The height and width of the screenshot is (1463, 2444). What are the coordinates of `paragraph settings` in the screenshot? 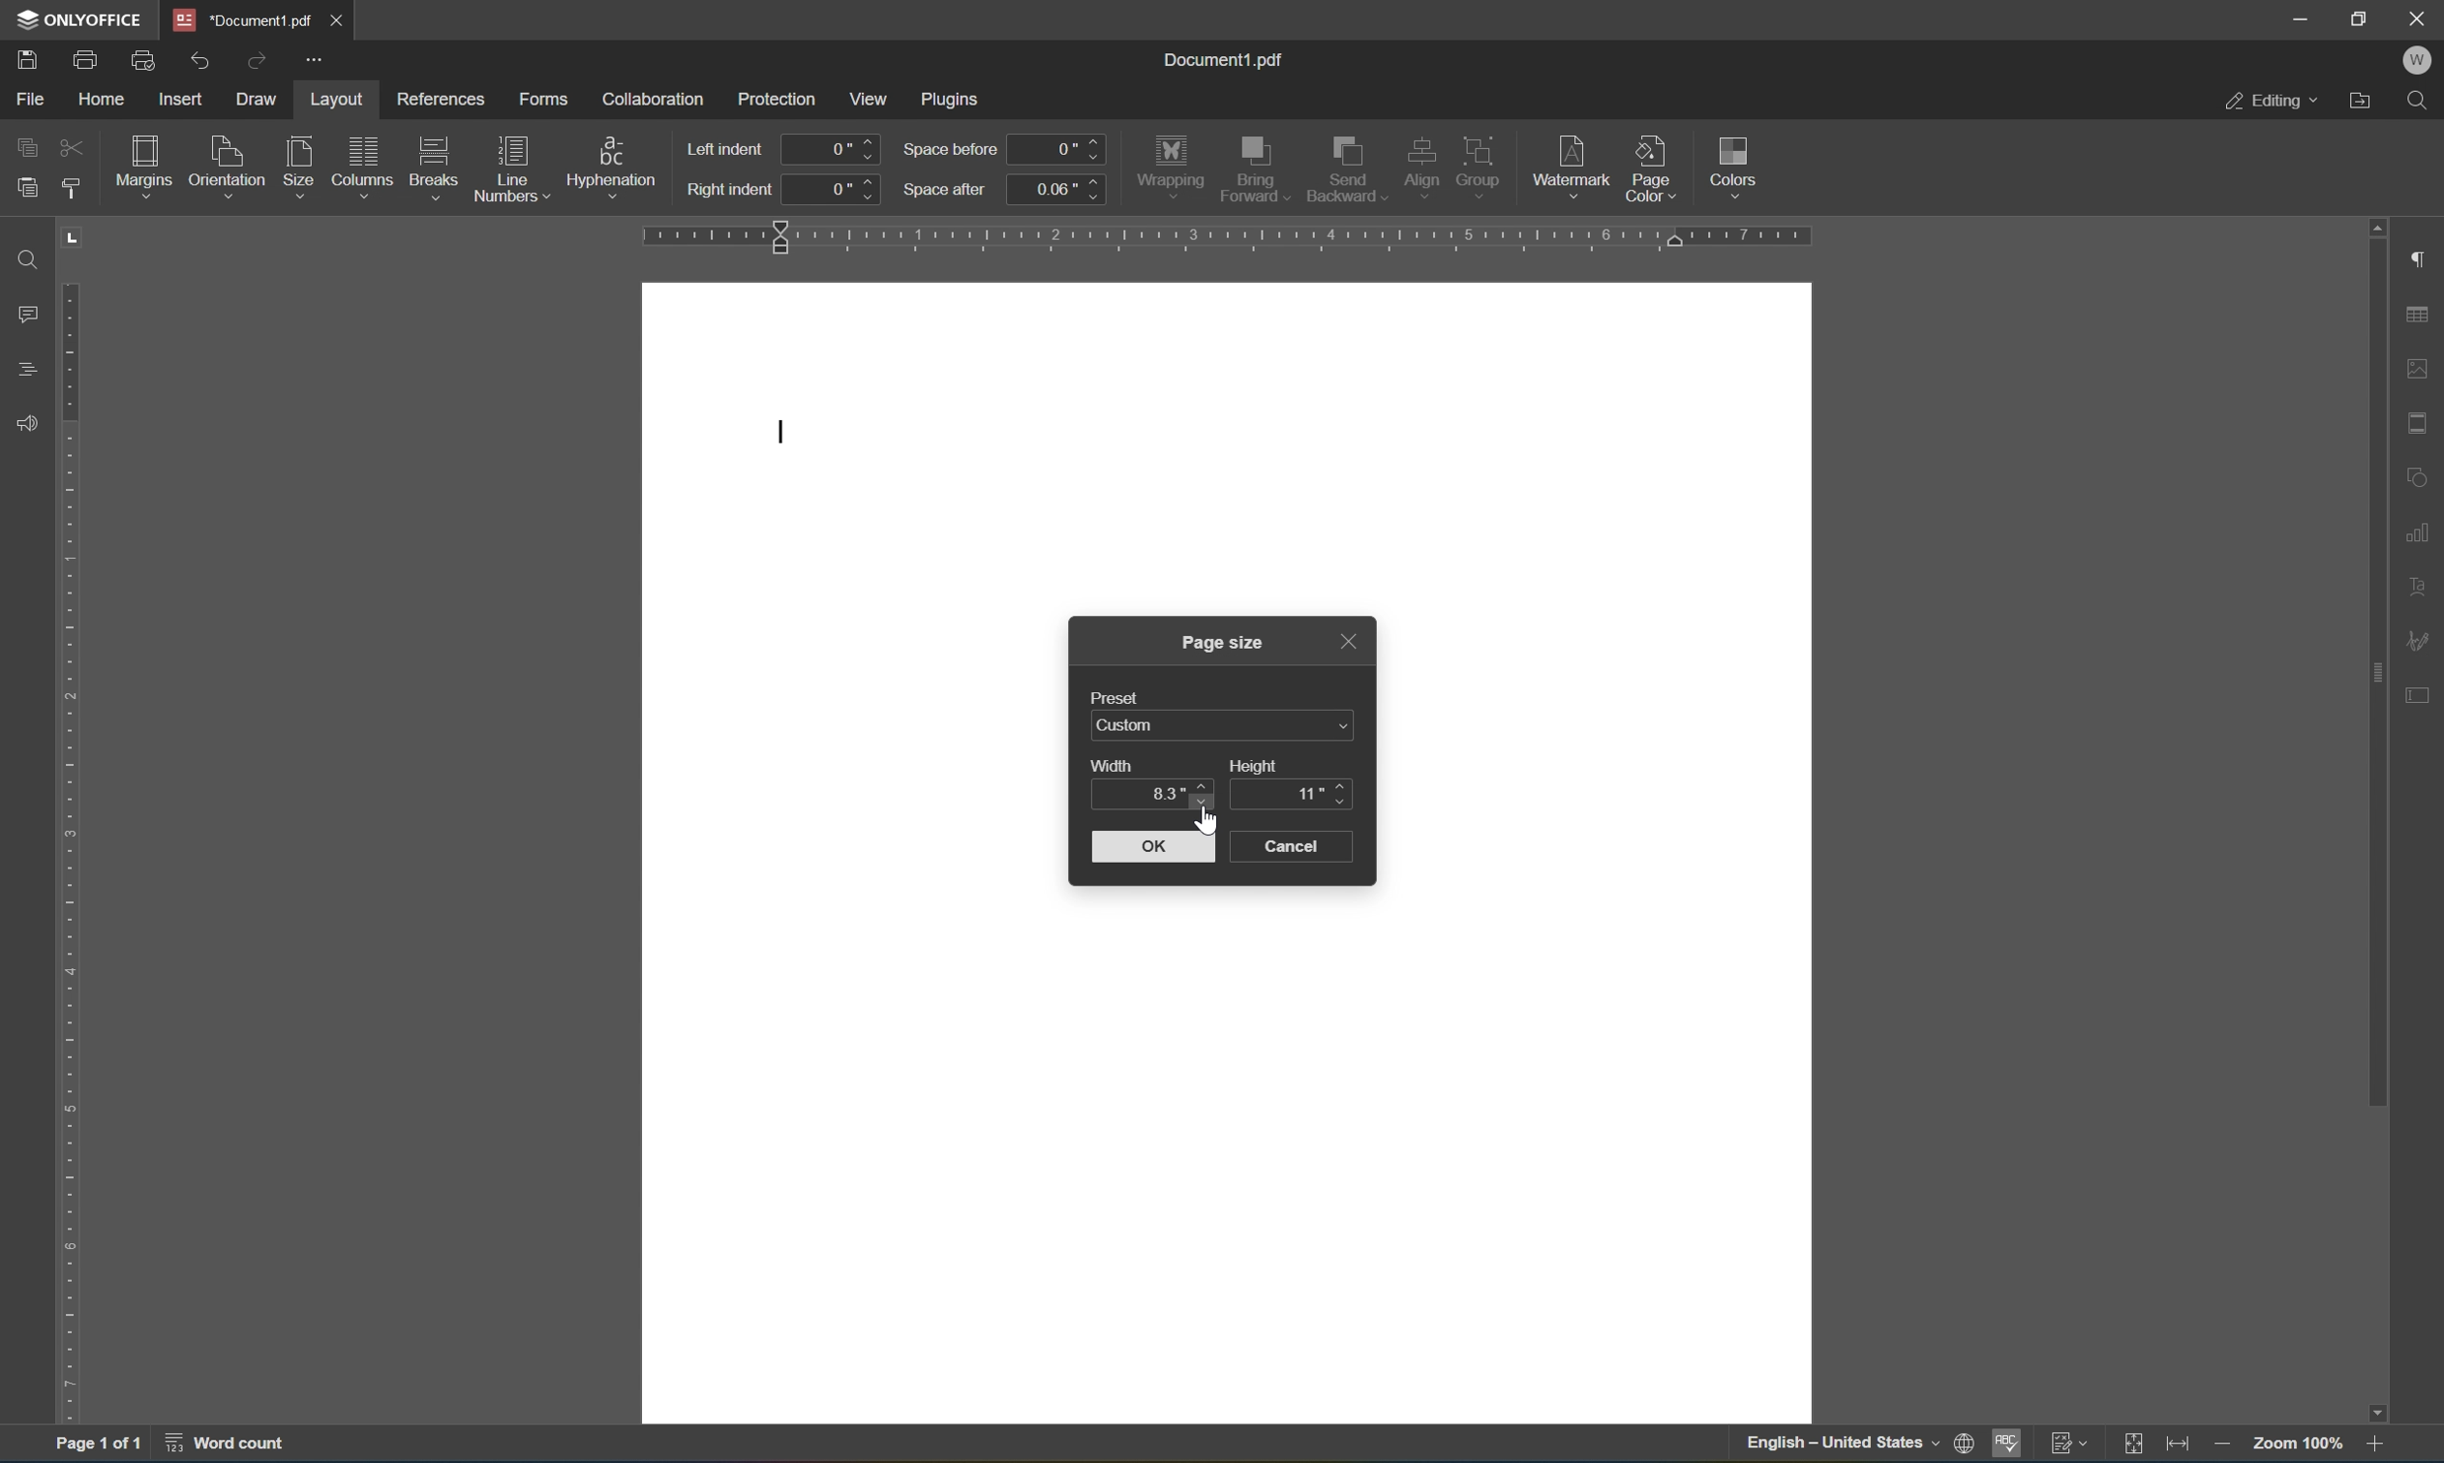 It's located at (2422, 258).